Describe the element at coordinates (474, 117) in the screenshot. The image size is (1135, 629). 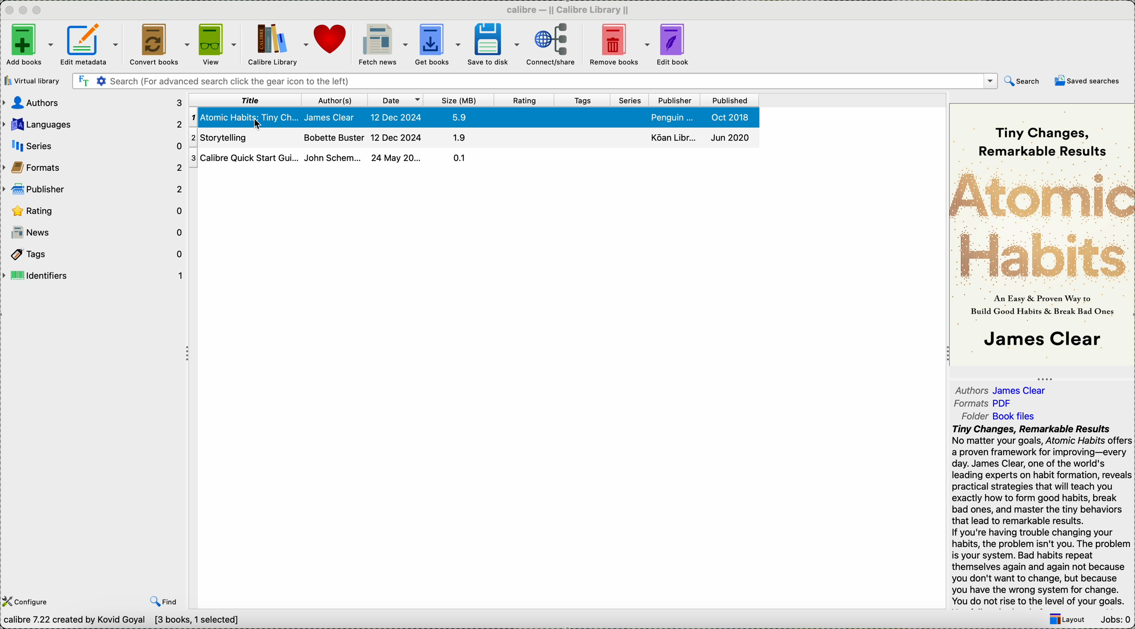
I see `click on first book` at that location.